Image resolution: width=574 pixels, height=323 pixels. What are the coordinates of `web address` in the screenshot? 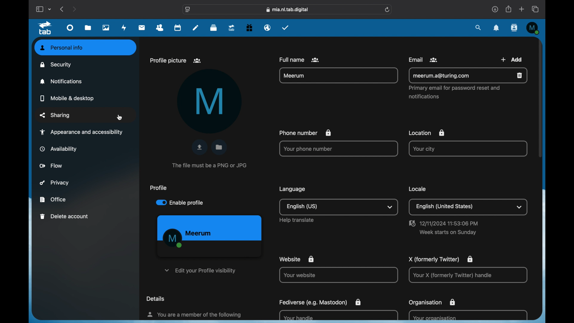 It's located at (288, 10).